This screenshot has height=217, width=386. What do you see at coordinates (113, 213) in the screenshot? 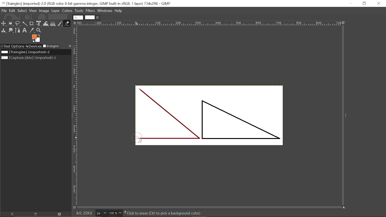
I see `Current zoom` at bounding box center [113, 213].